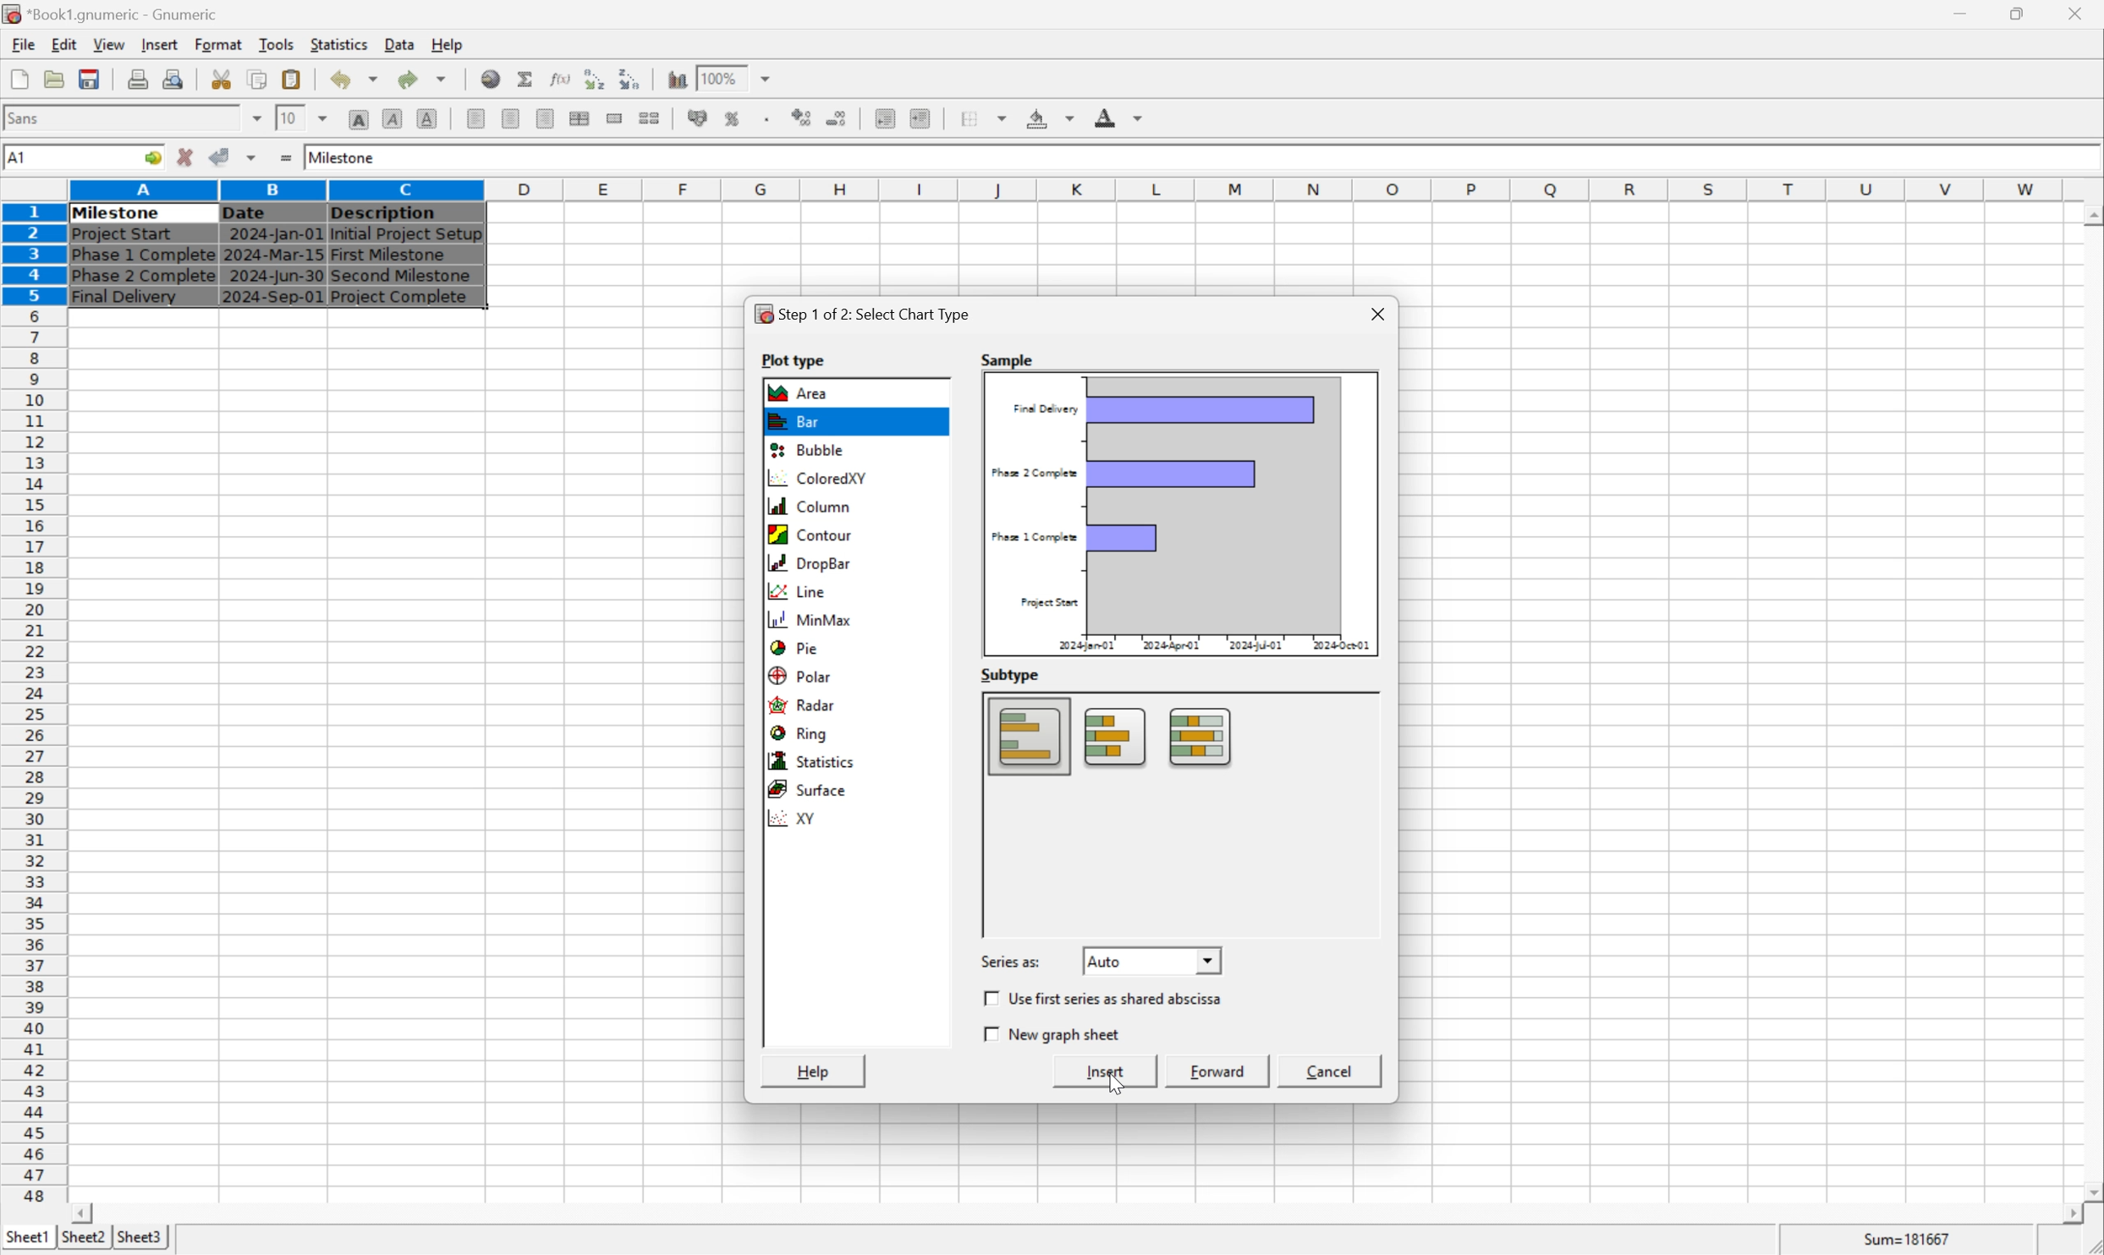 Image resolution: width=2104 pixels, height=1255 pixels. Describe the element at coordinates (277, 43) in the screenshot. I see `tools` at that location.